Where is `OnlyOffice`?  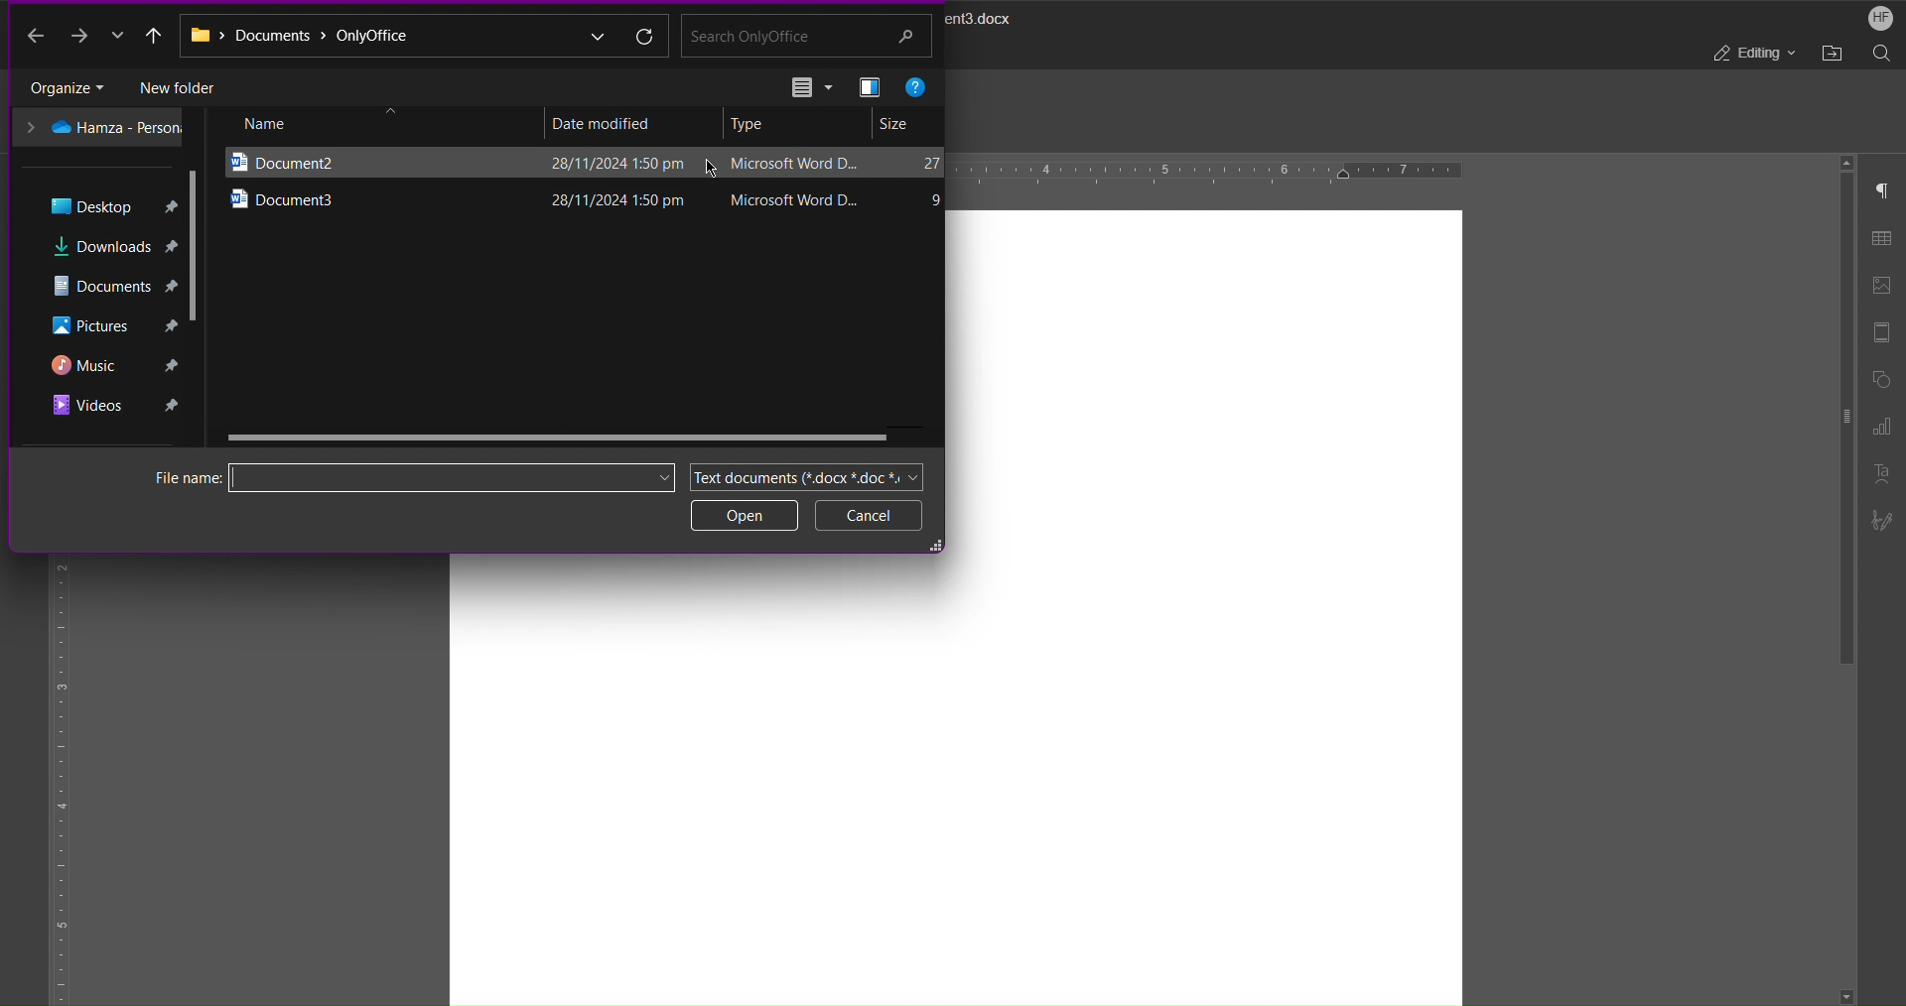
OnlyOffice is located at coordinates (392, 37).